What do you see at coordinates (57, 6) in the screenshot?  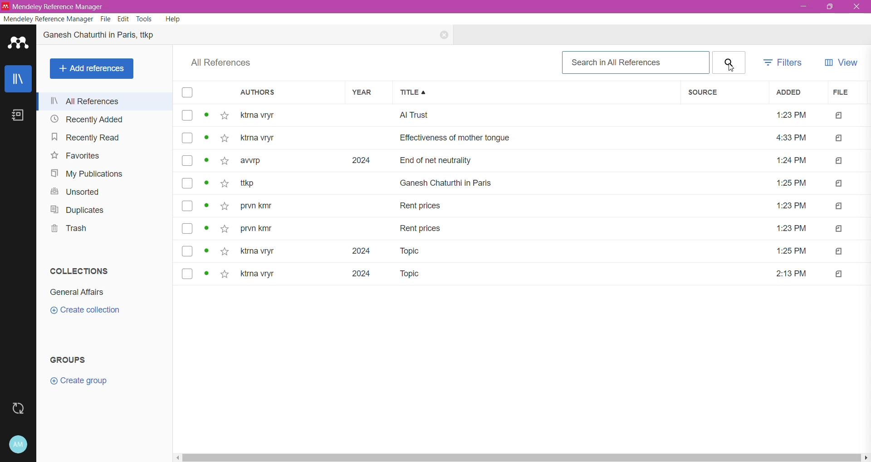 I see `_ Mendeley Reference Manager` at bounding box center [57, 6].